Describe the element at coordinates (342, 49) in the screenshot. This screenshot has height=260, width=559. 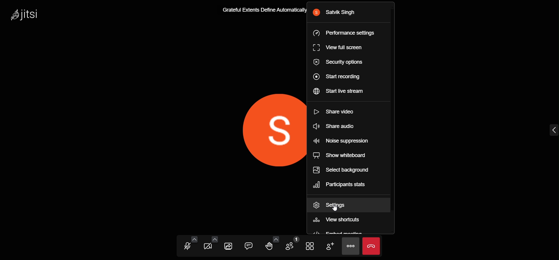
I see `view full screen` at that location.